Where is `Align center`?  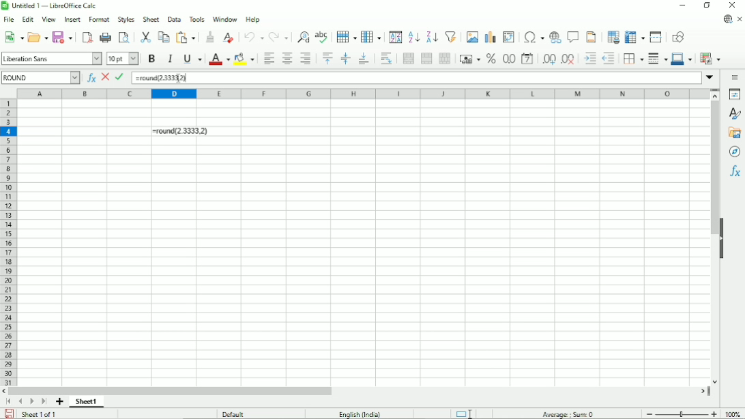 Align center is located at coordinates (287, 58).